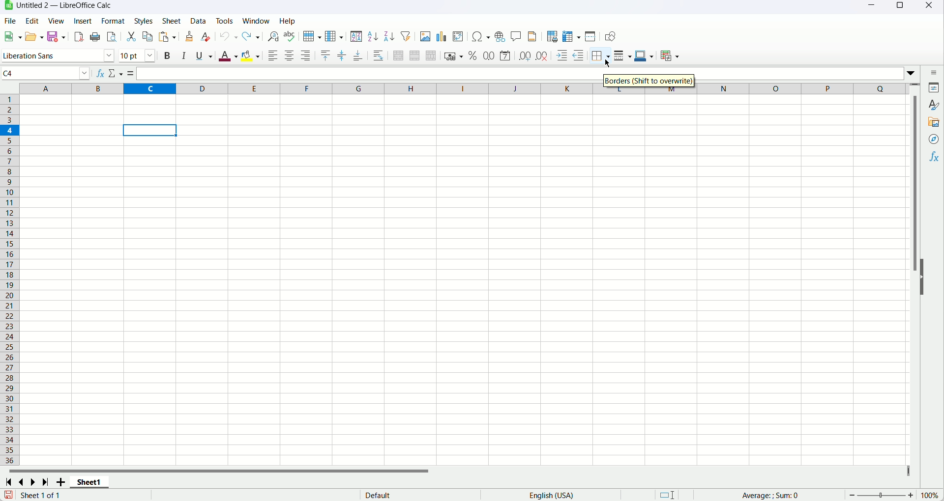 This screenshot has width=944, height=501. What do you see at coordinates (224, 21) in the screenshot?
I see `Tools` at bounding box center [224, 21].